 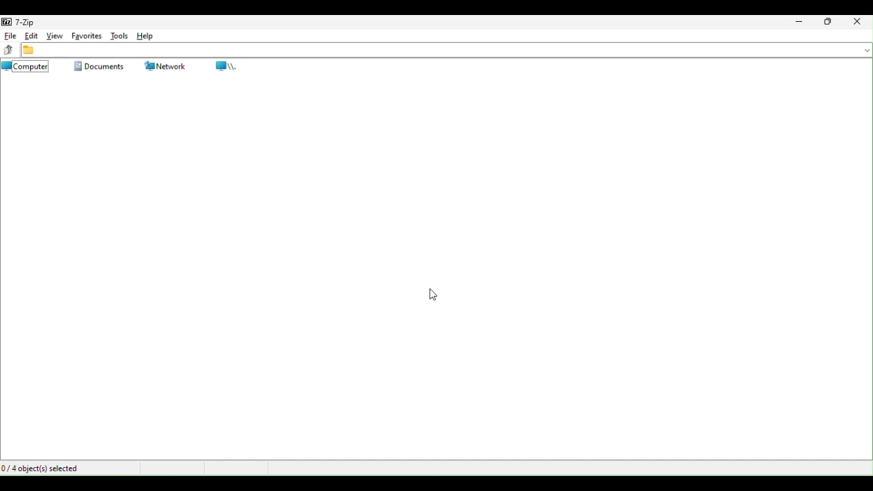 I want to click on favourite, so click(x=85, y=36).